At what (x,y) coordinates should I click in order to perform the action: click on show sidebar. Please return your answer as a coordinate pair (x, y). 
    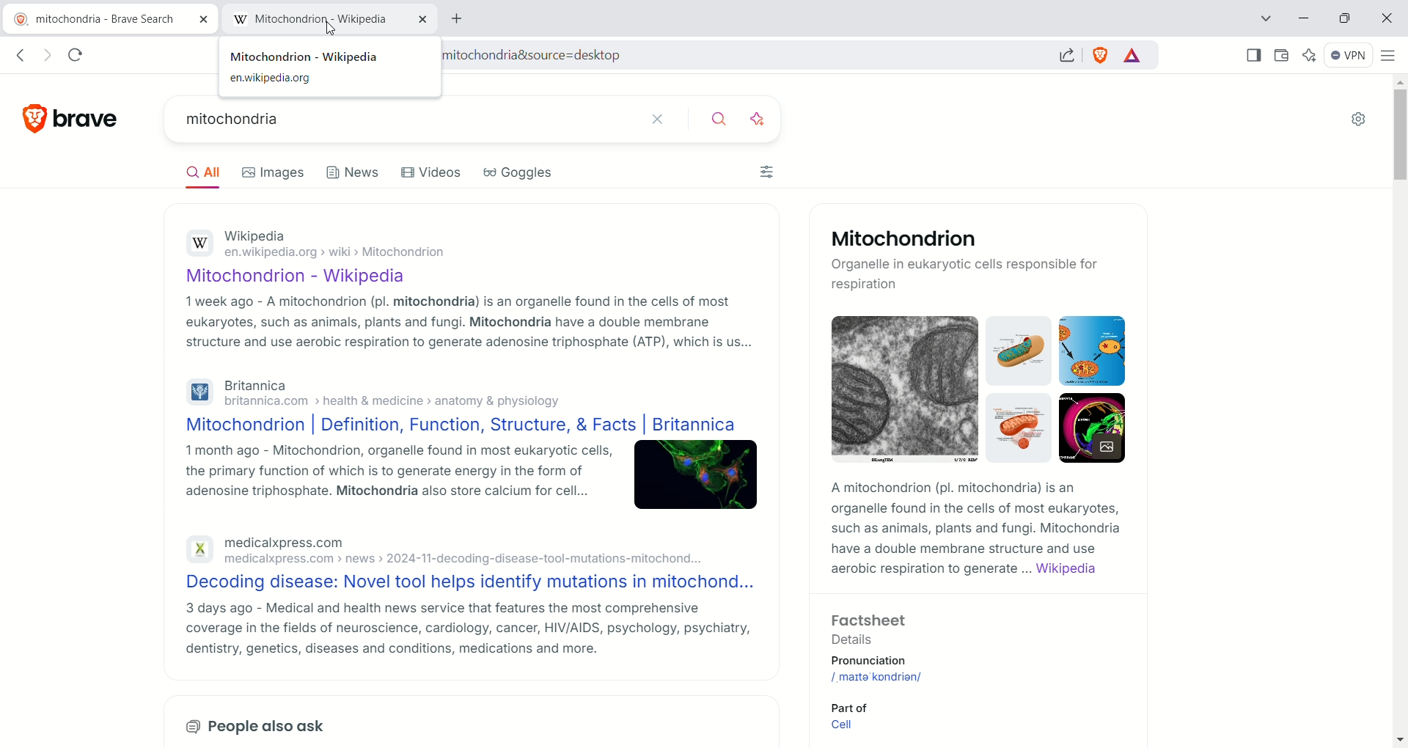
    Looking at the image, I should click on (1253, 55).